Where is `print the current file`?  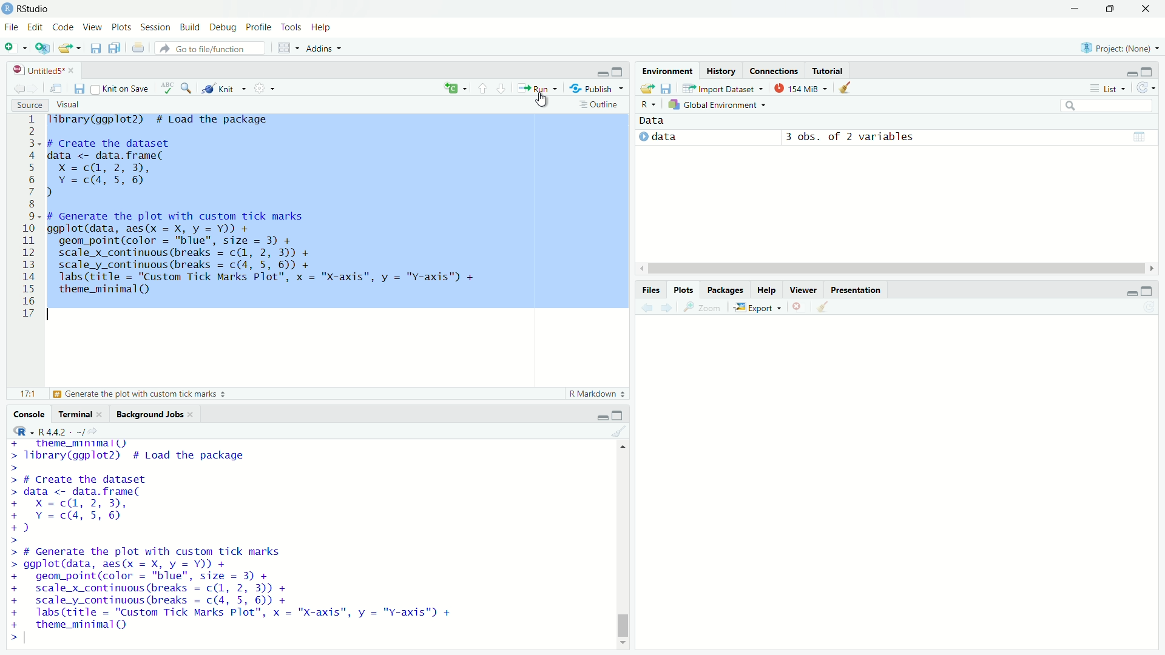 print the current file is located at coordinates (135, 48).